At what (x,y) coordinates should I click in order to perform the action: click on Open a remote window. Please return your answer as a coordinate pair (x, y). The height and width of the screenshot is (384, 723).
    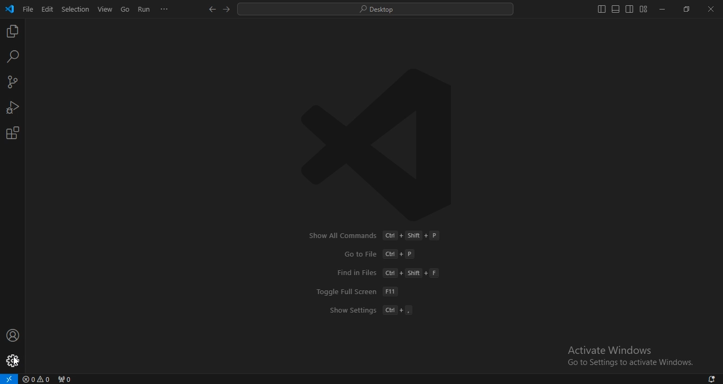
    Looking at the image, I should click on (10, 378).